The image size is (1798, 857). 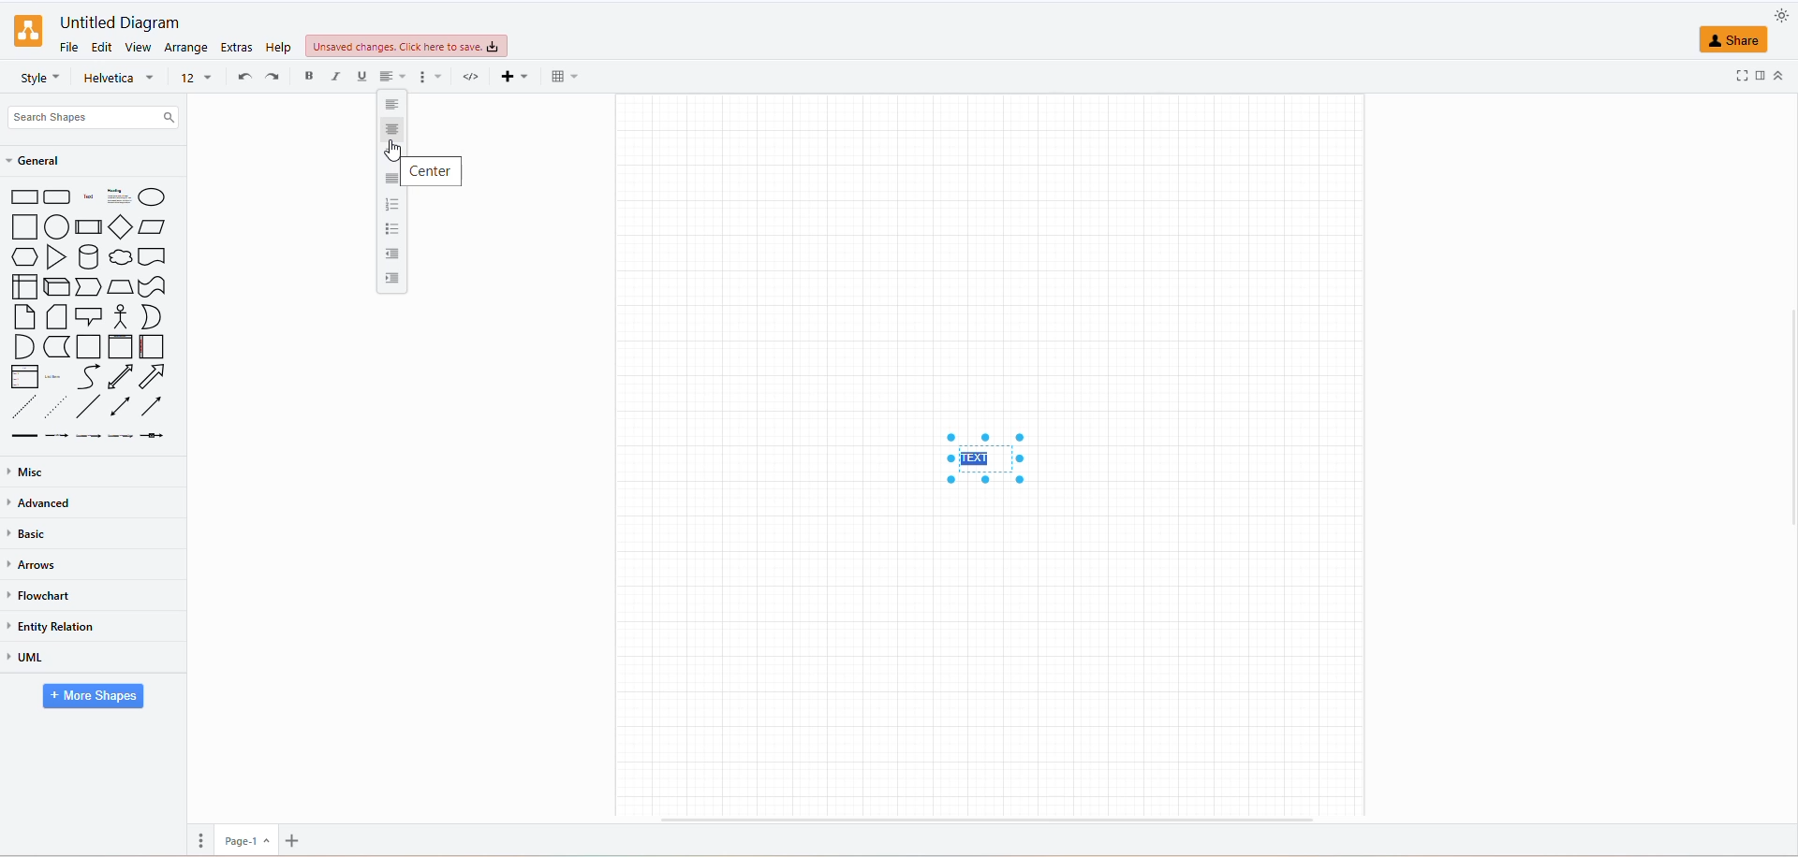 What do you see at coordinates (193, 76) in the screenshot?
I see `font size` at bounding box center [193, 76].